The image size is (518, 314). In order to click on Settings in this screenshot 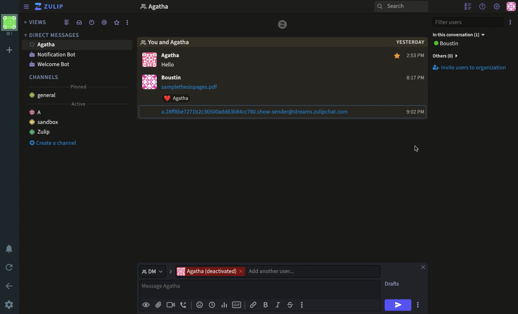, I will do `click(497, 6)`.